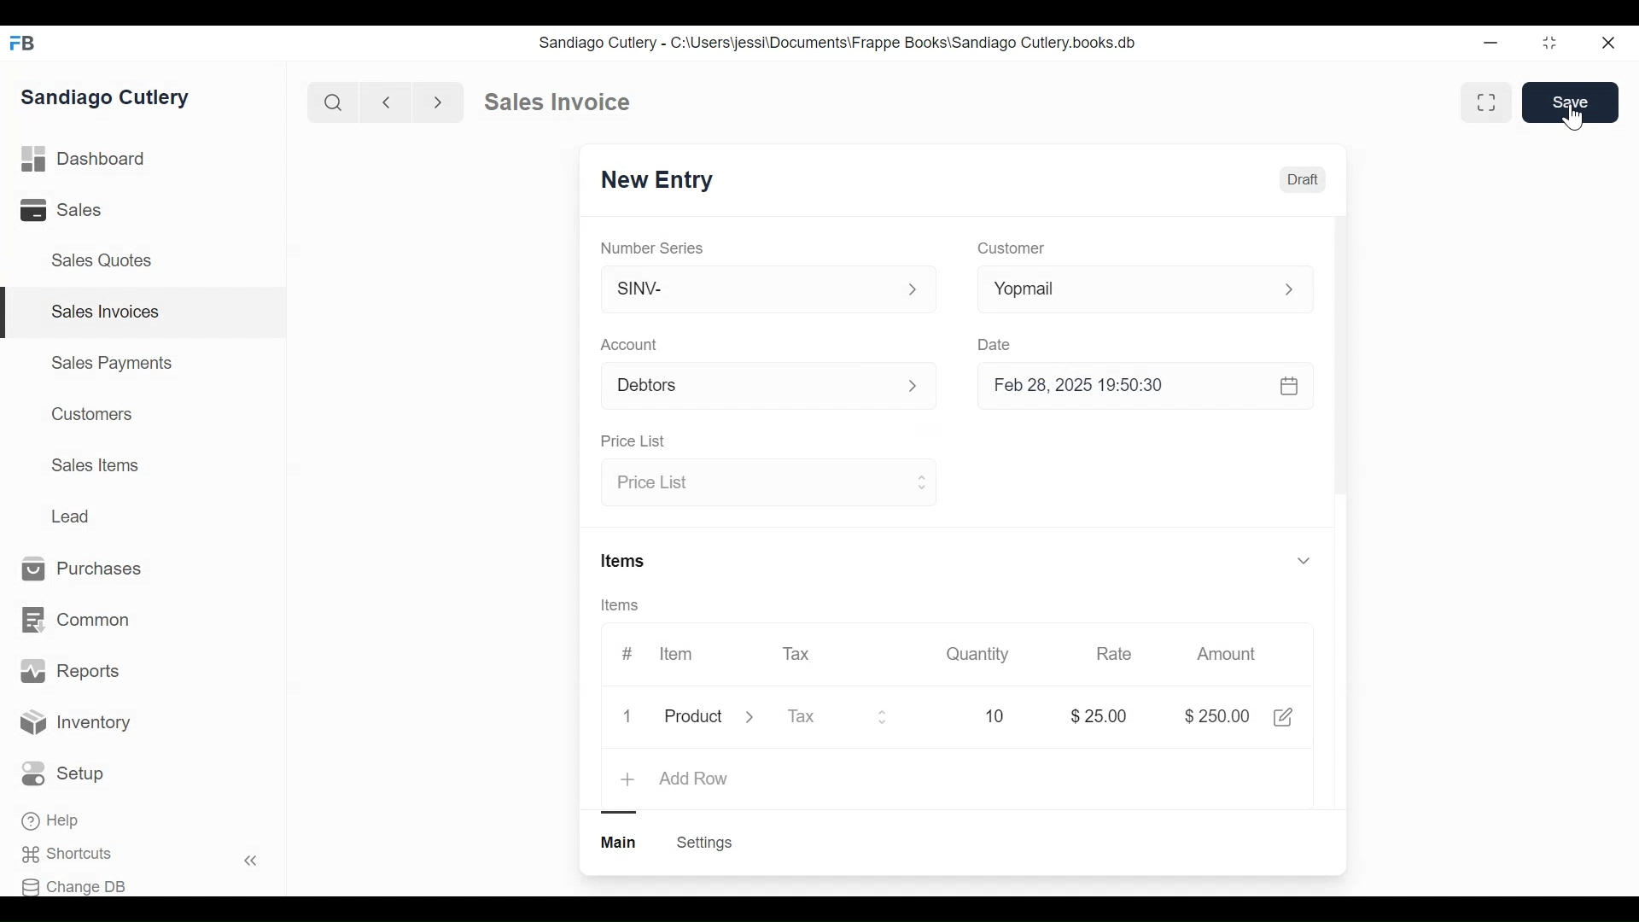 The width and height of the screenshot is (1639, 922). What do you see at coordinates (770, 387) in the screenshot?
I see `Account p` at bounding box center [770, 387].